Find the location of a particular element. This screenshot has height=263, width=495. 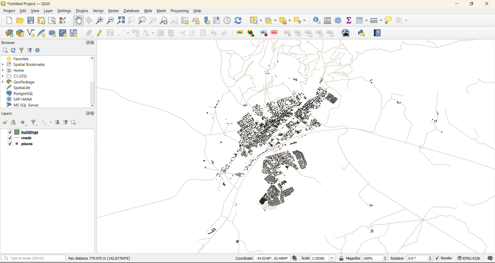

vector is located at coordinates (98, 11).